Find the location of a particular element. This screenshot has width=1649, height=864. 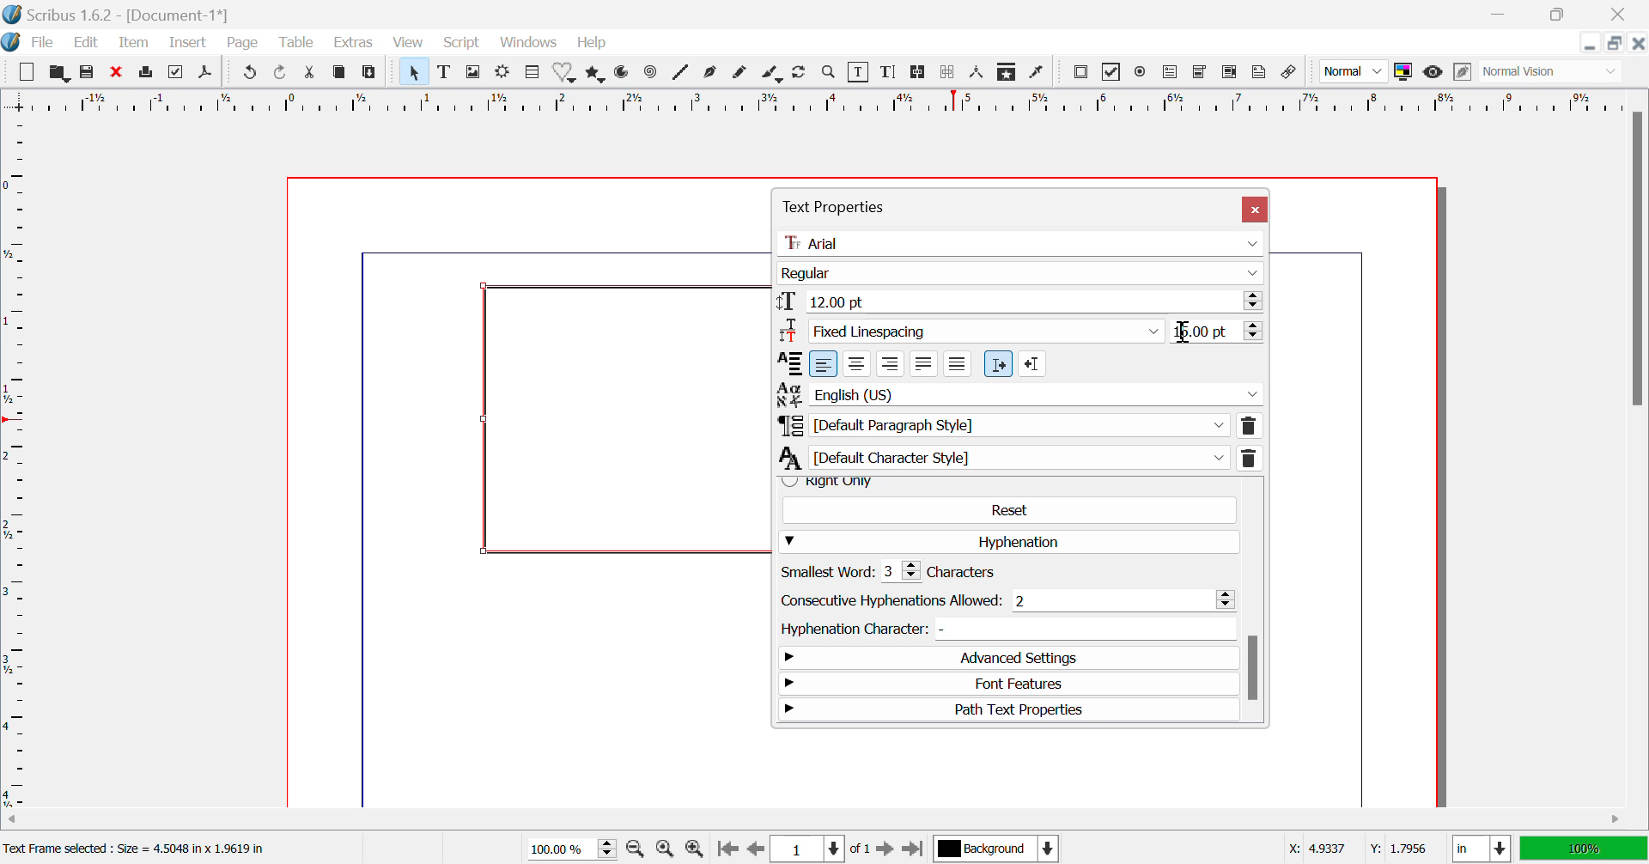

Text Frame selected : Size = 4.5048 in x 1.9619 in is located at coordinates (142, 849).